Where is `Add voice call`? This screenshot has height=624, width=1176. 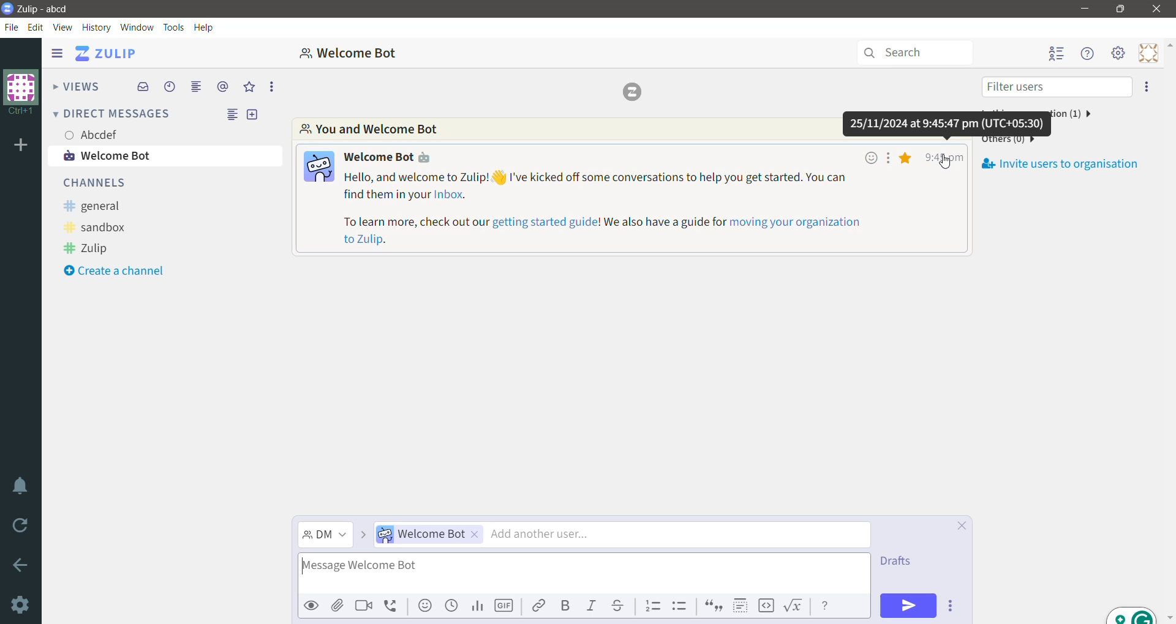
Add voice call is located at coordinates (392, 605).